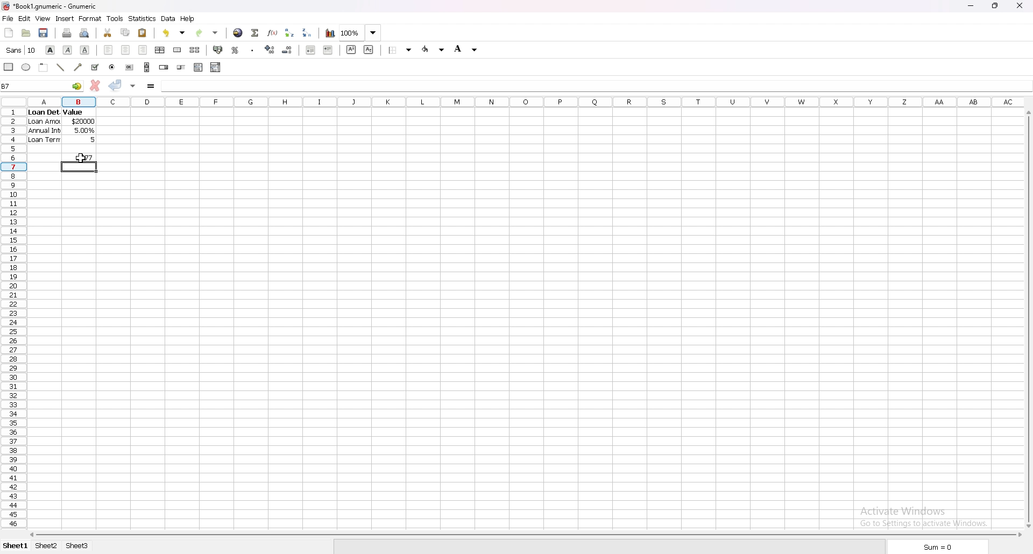 The width and height of the screenshot is (1033, 554). I want to click on sort ascending, so click(289, 33).